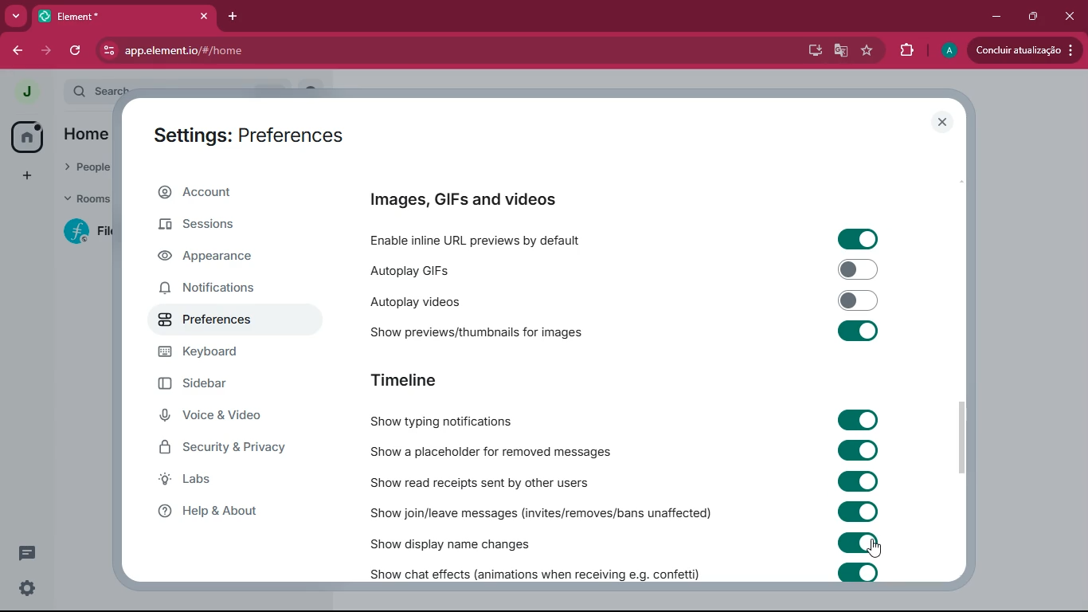 This screenshot has width=1088, height=612. I want to click on toggle on/off, so click(859, 573).